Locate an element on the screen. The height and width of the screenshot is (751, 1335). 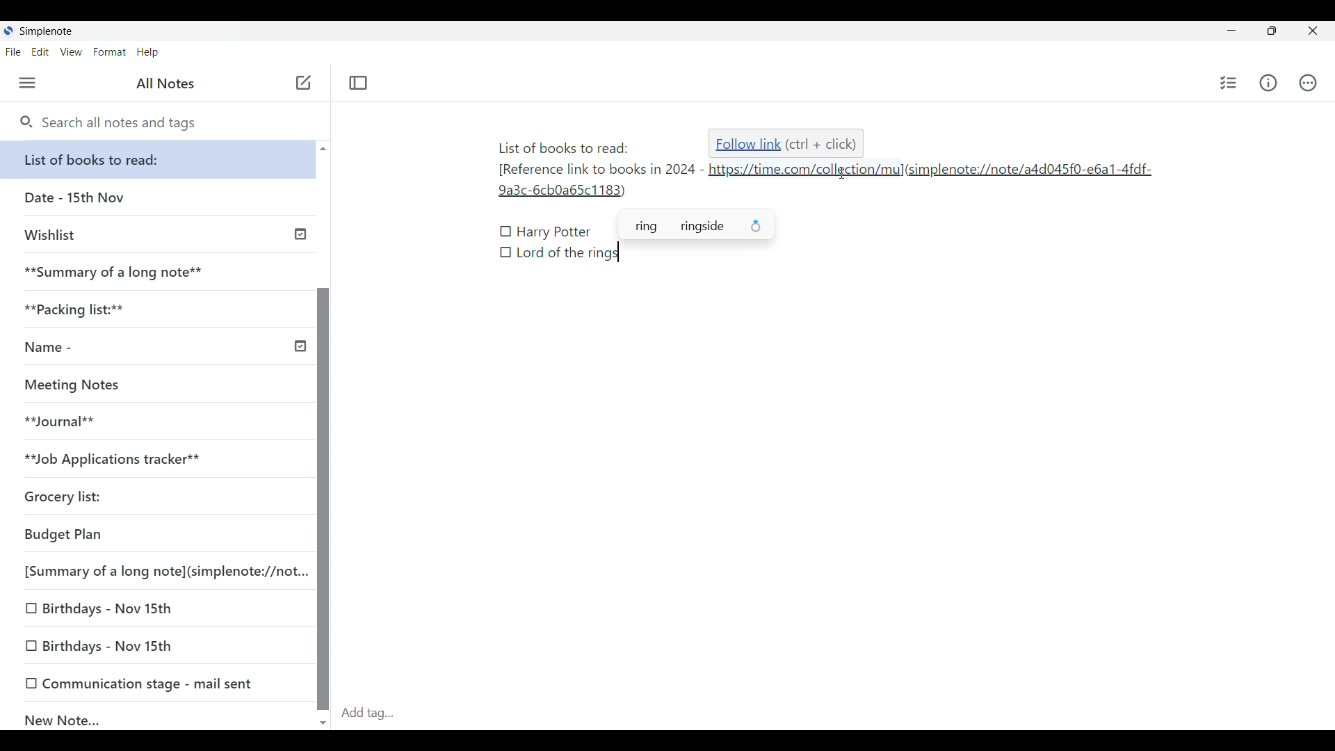
Birthdays - Nov 15th is located at coordinates (157, 609).